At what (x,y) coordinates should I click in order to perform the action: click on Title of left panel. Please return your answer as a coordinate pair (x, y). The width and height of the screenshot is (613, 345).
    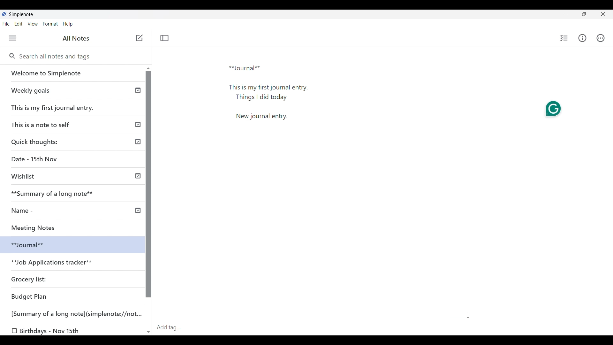
    Looking at the image, I should click on (76, 38).